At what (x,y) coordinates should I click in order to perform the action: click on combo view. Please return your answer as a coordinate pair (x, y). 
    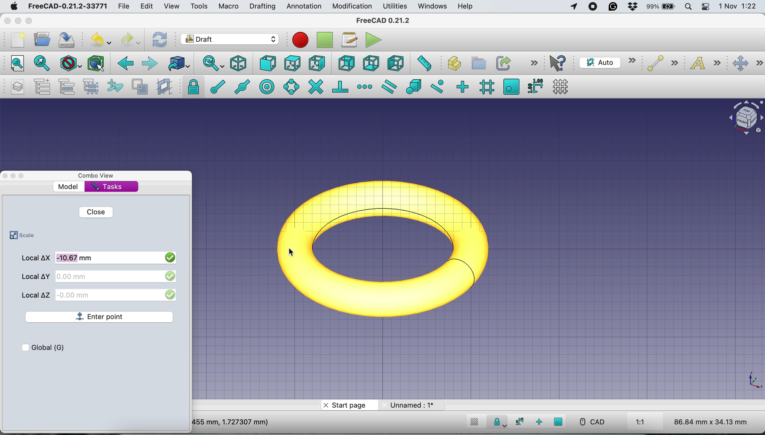
    Looking at the image, I should click on (100, 176).